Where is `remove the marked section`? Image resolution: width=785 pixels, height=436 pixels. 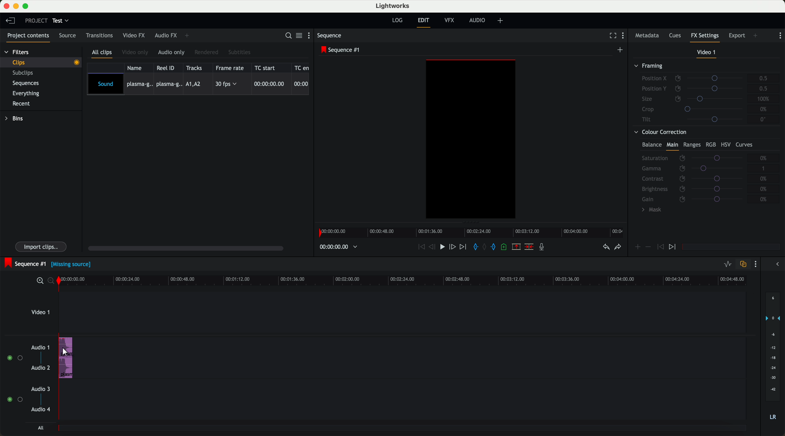 remove the marked section is located at coordinates (517, 247).